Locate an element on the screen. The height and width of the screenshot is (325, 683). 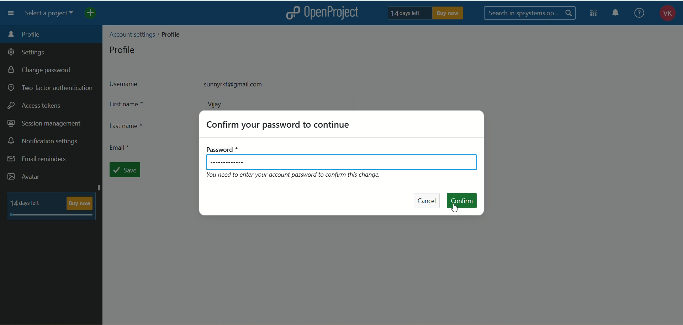
logo is located at coordinates (292, 12).